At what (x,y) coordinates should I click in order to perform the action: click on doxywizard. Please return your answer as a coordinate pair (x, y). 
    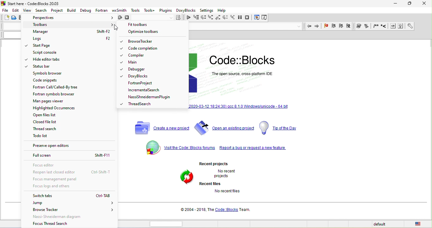
    Looking at the image, I should click on (359, 26).